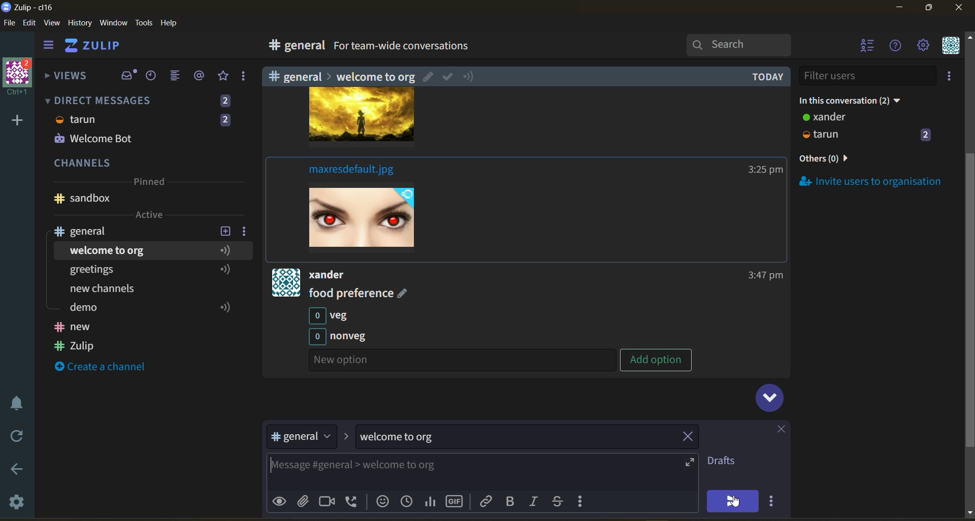 The width and height of the screenshot is (975, 521). I want to click on edit, so click(29, 24).